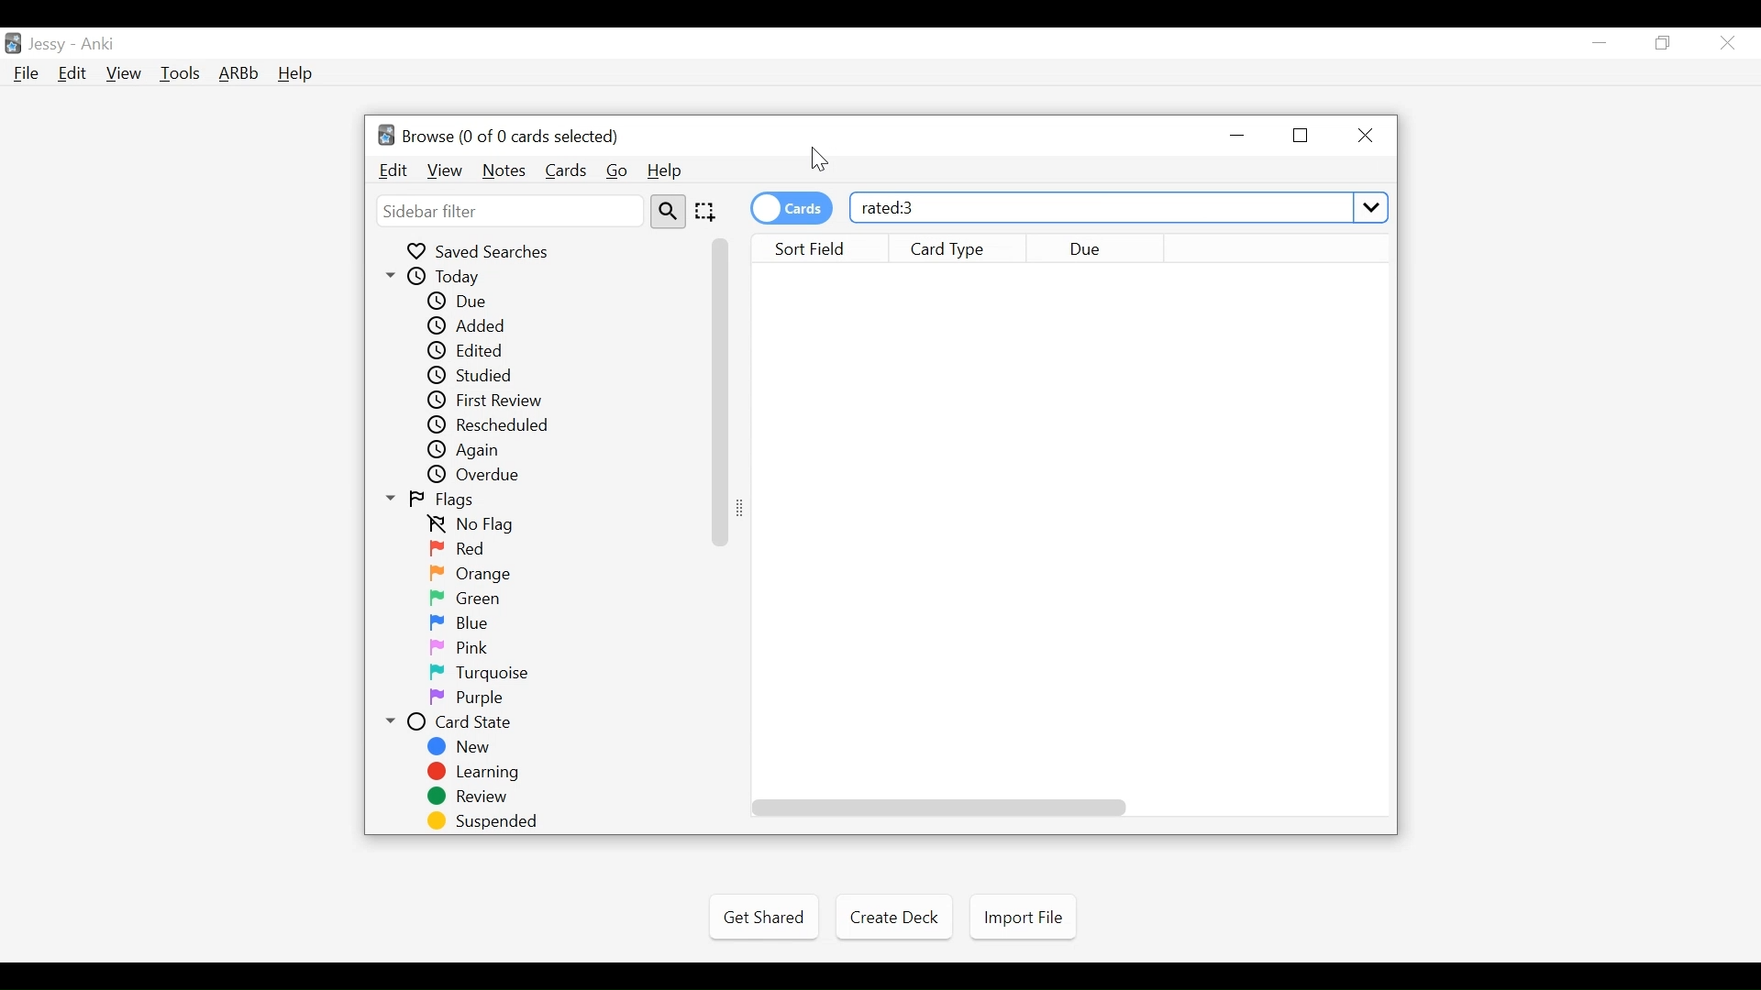 This screenshot has width=1761, height=990. Describe the element at coordinates (296, 73) in the screenshot. I see `Help` at that location.